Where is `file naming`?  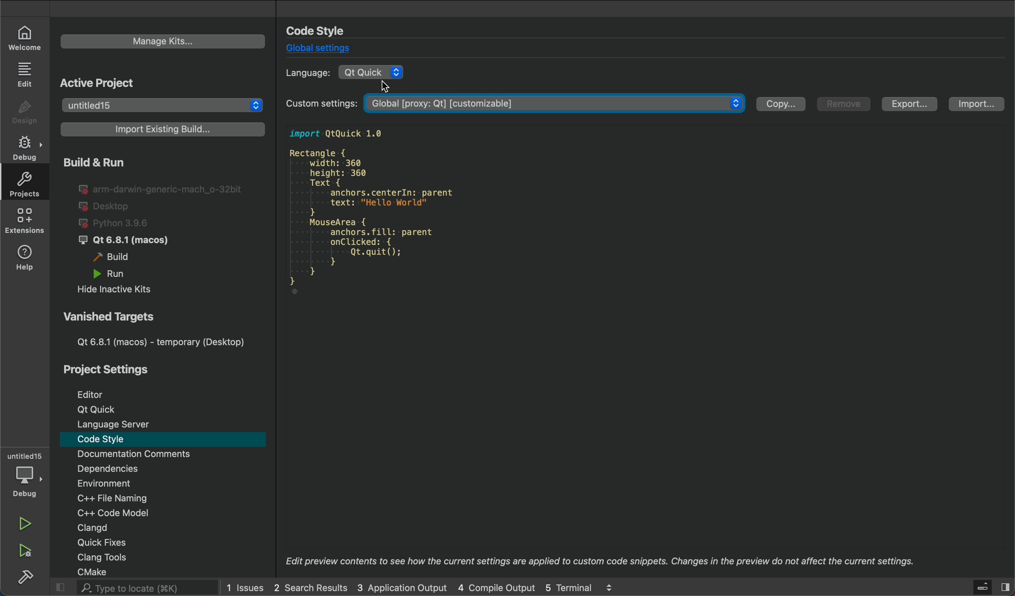 file naming is located at coordinates (122, 497).